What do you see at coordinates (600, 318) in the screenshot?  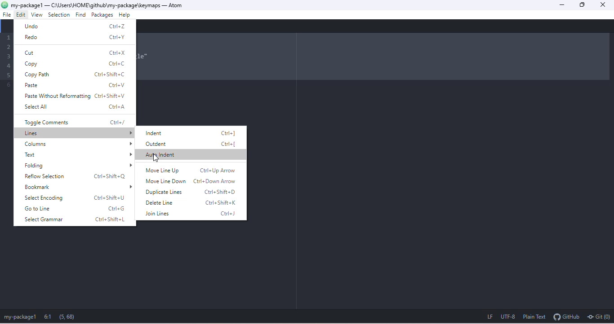 I see `git (0)` at bounding box center [600, 318].